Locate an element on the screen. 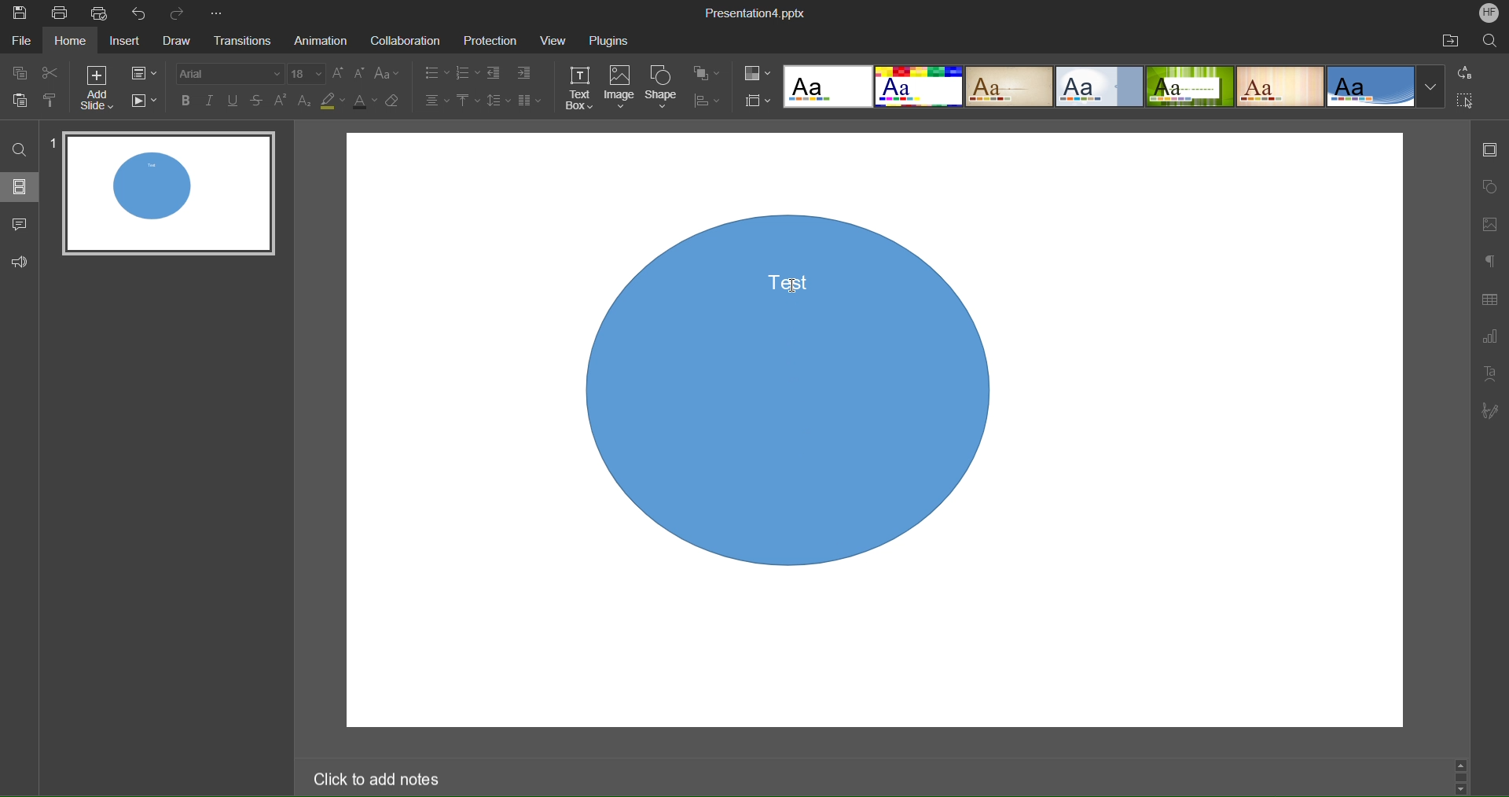 This screenshot has width=1509, height=797. Distribute is located at coordinates (708, 99).